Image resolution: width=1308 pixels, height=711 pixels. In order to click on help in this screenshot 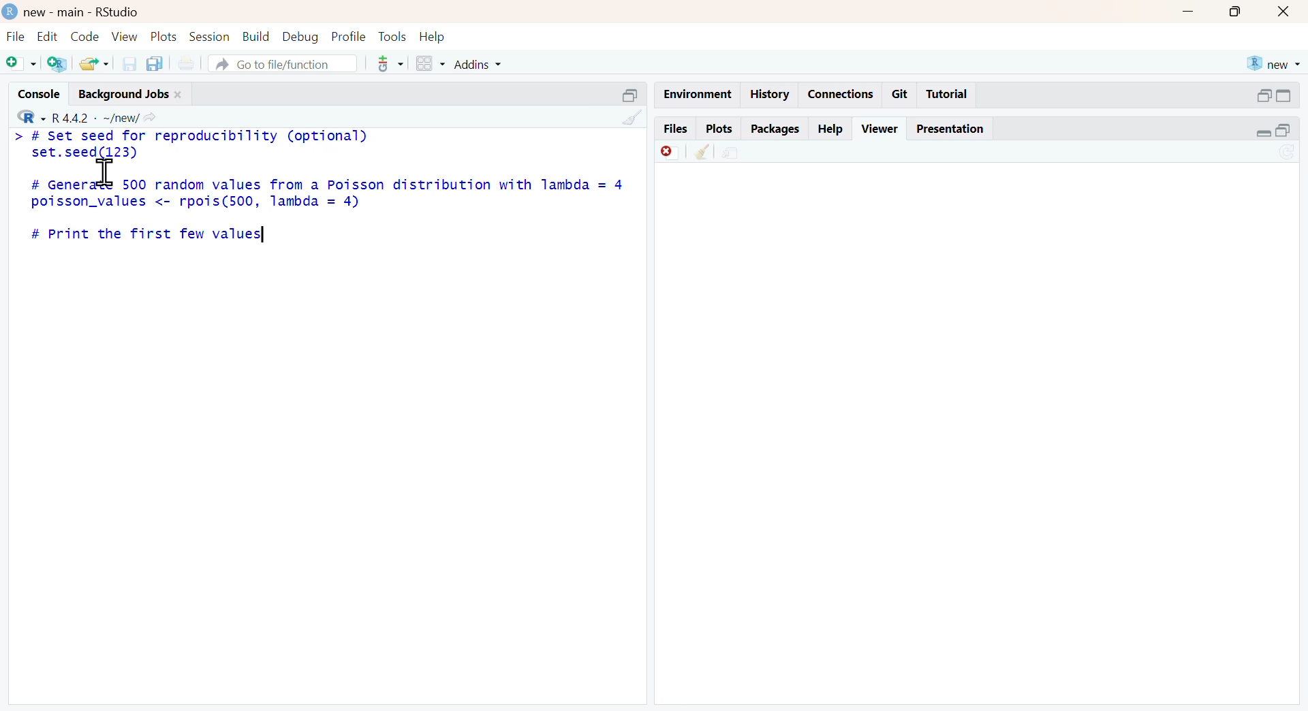, I will do `click(433, 37)`.